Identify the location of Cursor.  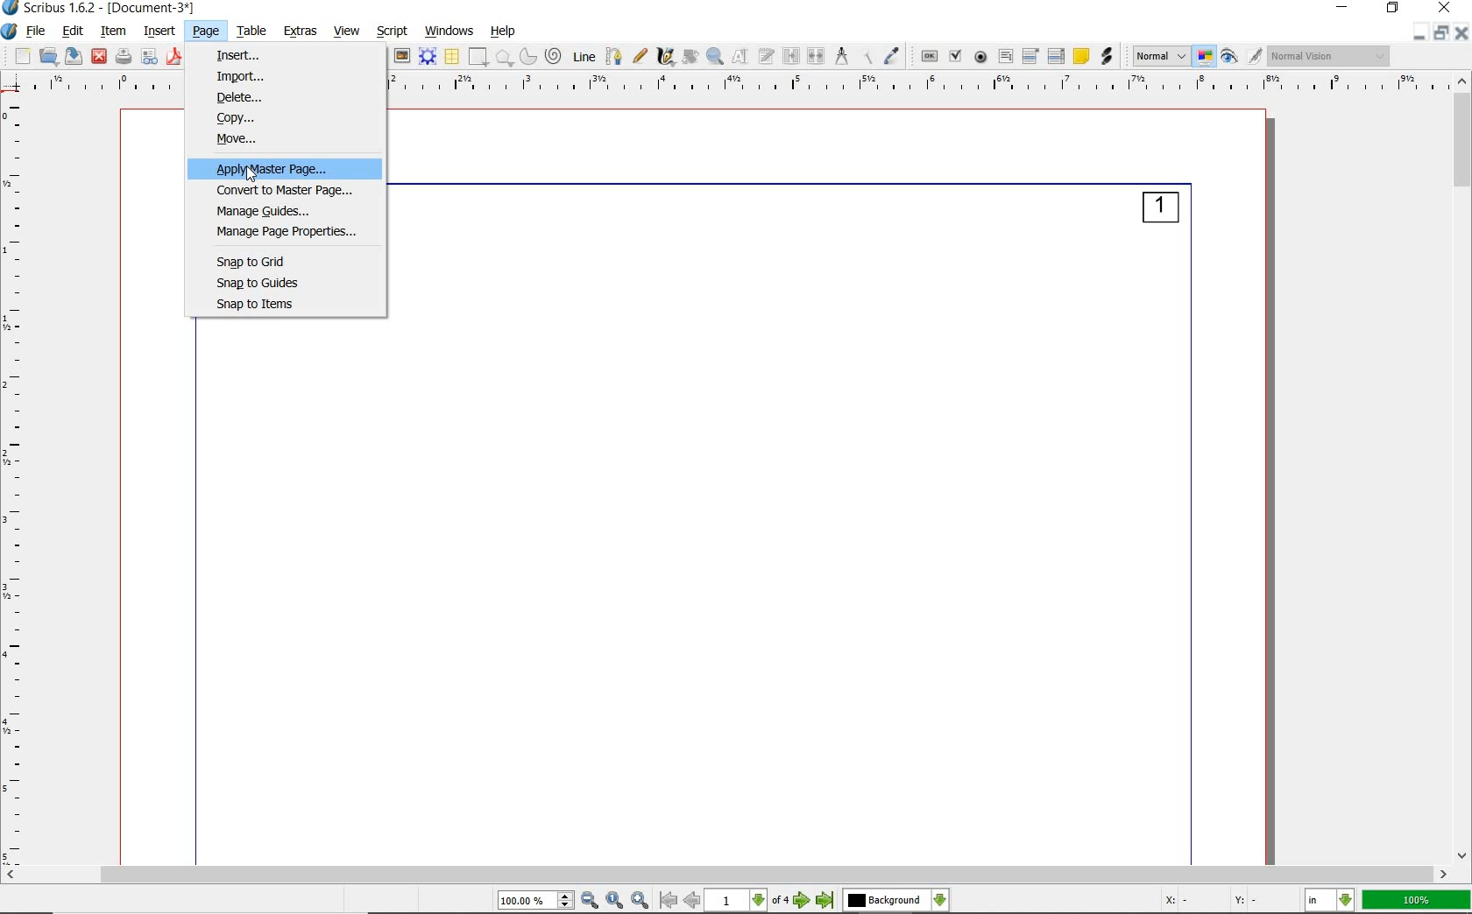
(251, 176).